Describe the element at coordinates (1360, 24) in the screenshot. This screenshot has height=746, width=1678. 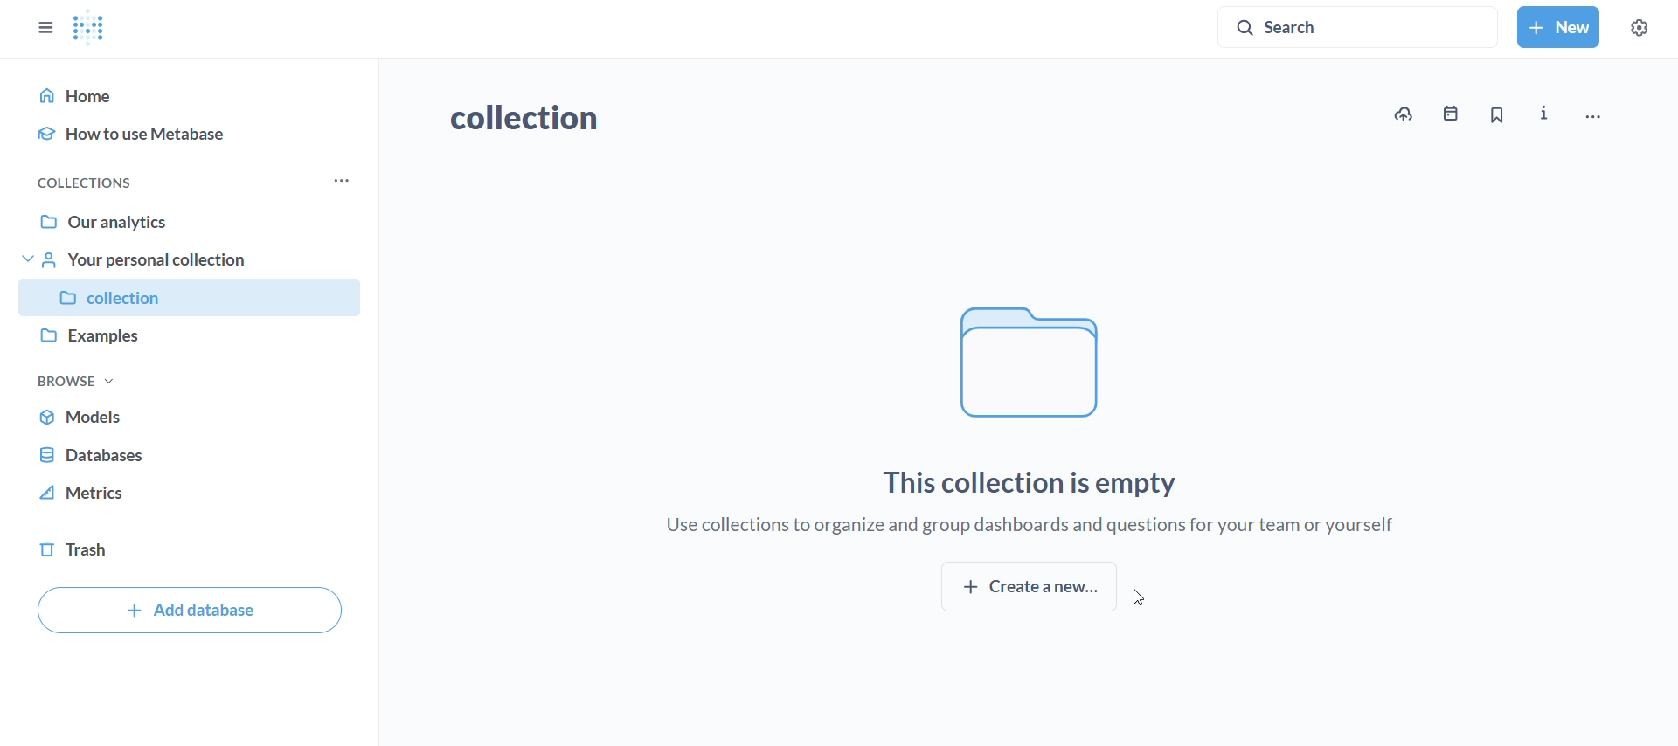
I see `search` at that location.